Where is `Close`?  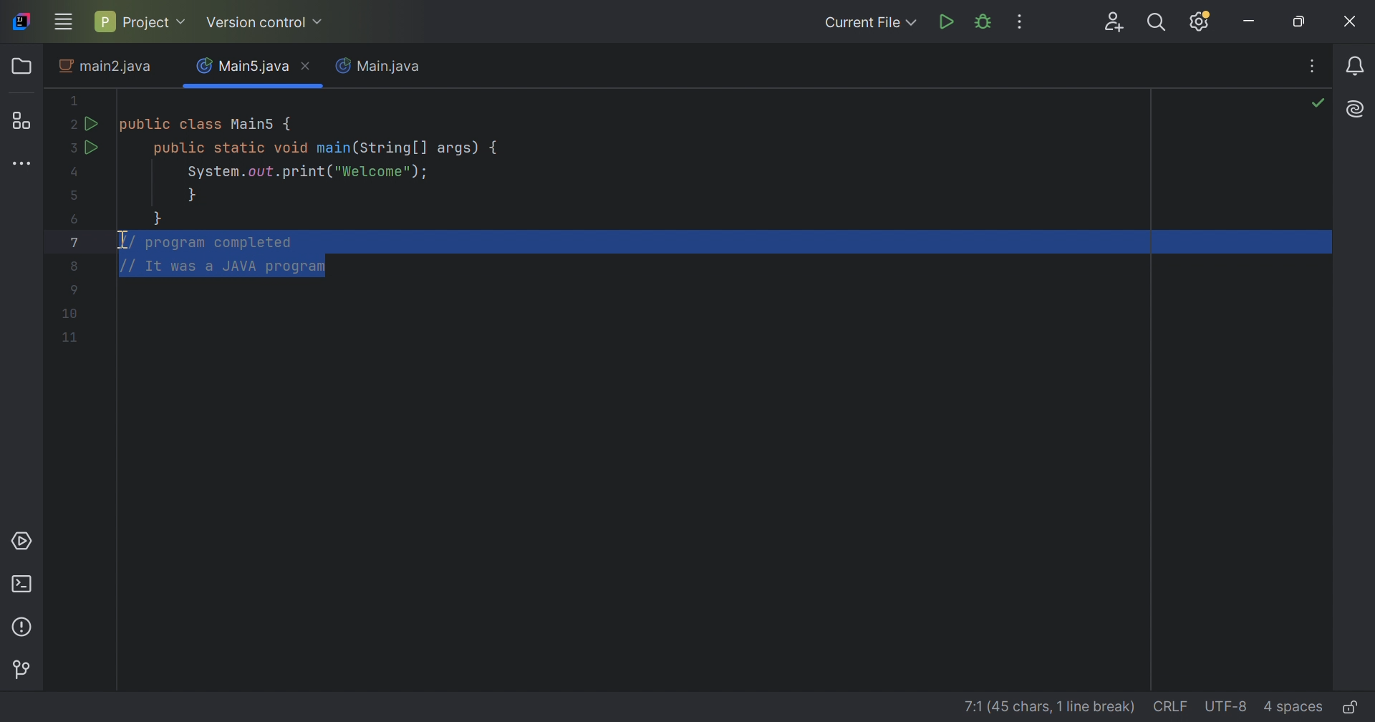
Close is located at coordinates (309, 67).